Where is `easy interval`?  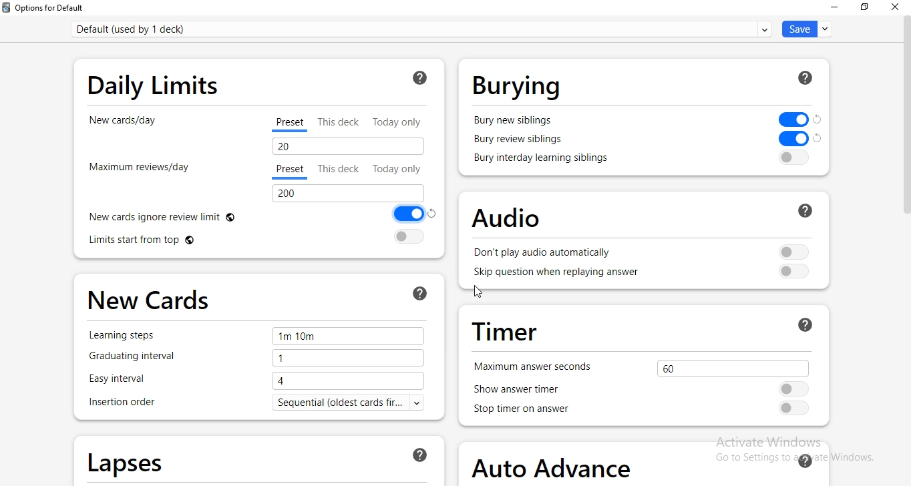 easy interval is located at coordinates (128, 379).